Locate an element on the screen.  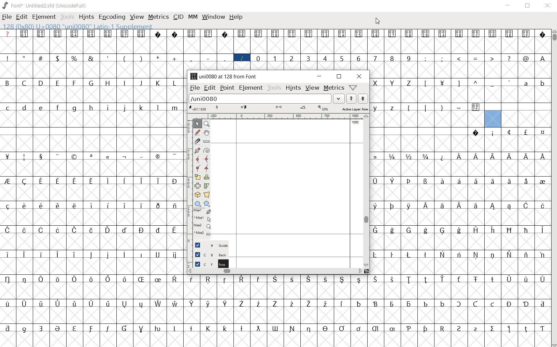
glyph is located at coordinates (58, 230).